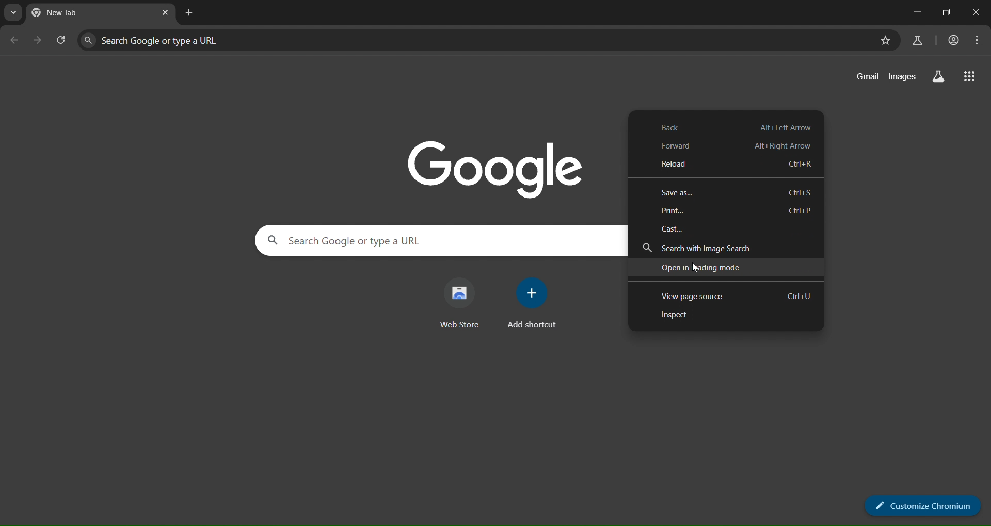 This screenshot has width=991, height=526. What do you see at coordinates (978, 11) in the screenshot?
I see `close` at bounding box center [978, 11].